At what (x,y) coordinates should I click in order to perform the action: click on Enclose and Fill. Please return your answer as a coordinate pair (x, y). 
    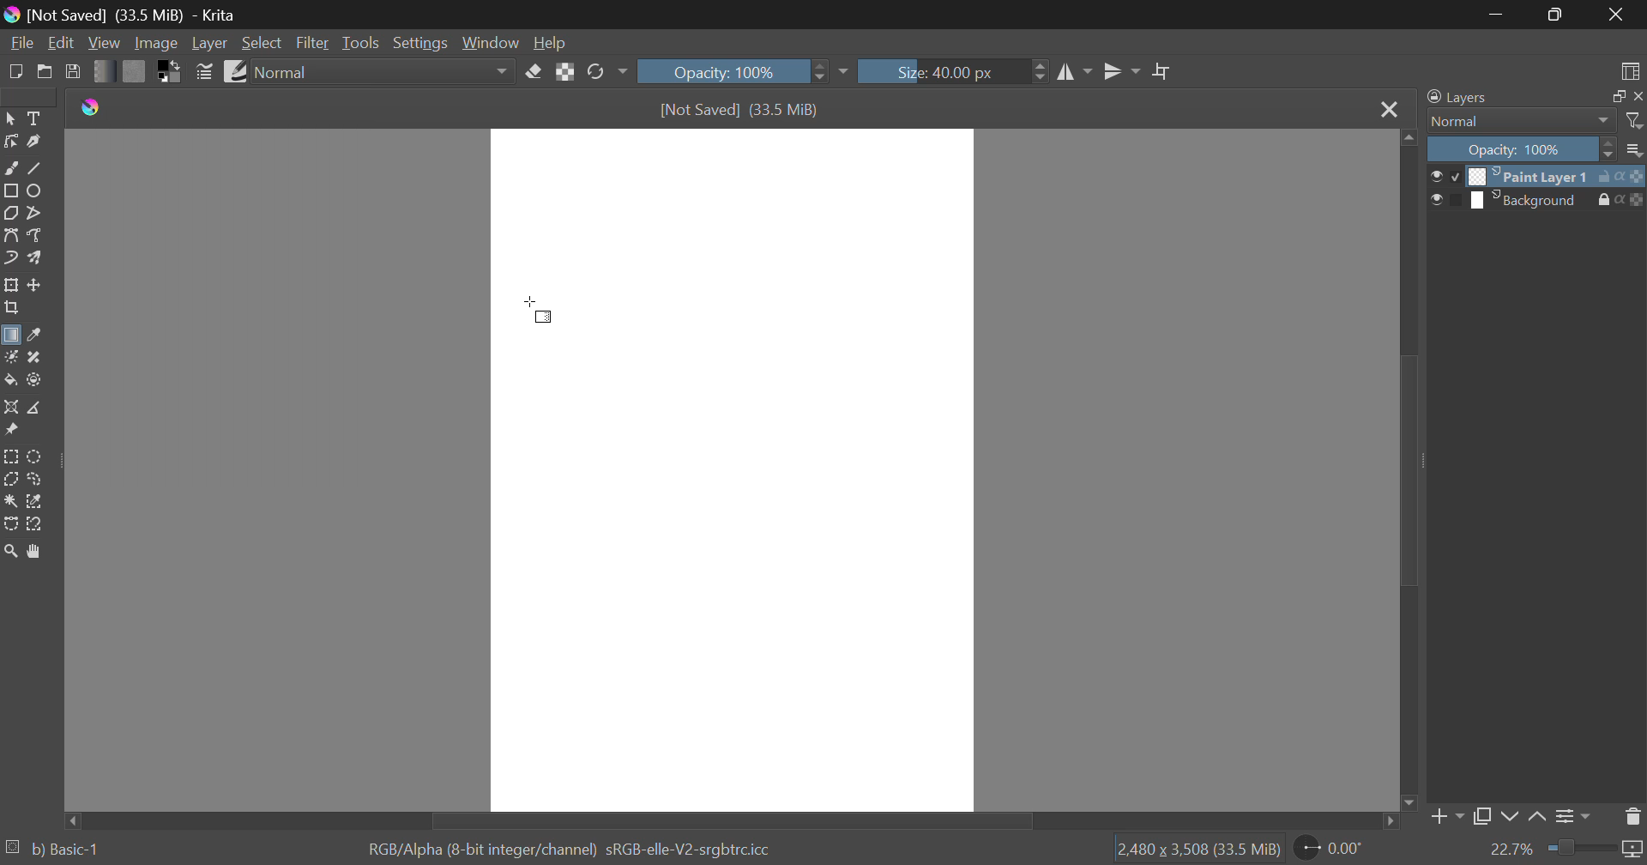
    Looking at the image, I should click on (33, 380).